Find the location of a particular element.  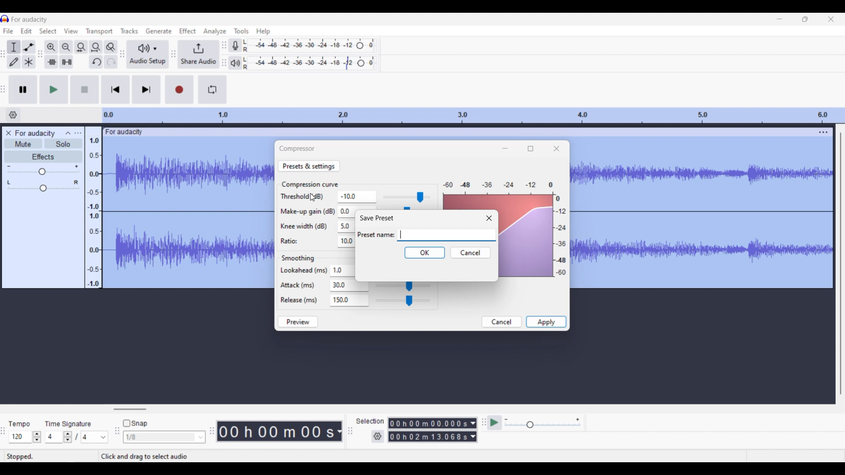

Zoom toggle is located at coordinates (110, 47).